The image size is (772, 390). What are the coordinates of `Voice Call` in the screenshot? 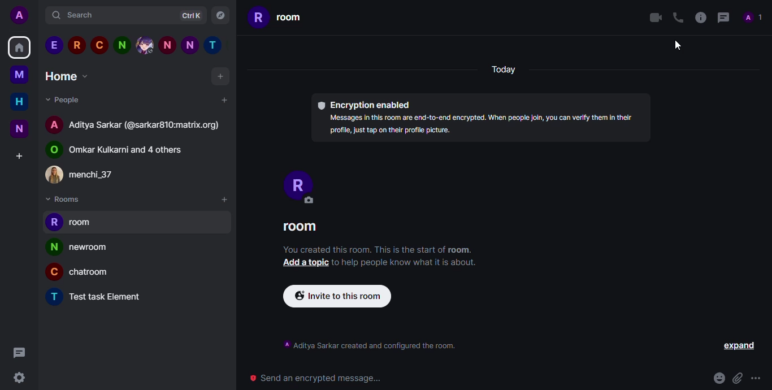 It's located at (679, 17).